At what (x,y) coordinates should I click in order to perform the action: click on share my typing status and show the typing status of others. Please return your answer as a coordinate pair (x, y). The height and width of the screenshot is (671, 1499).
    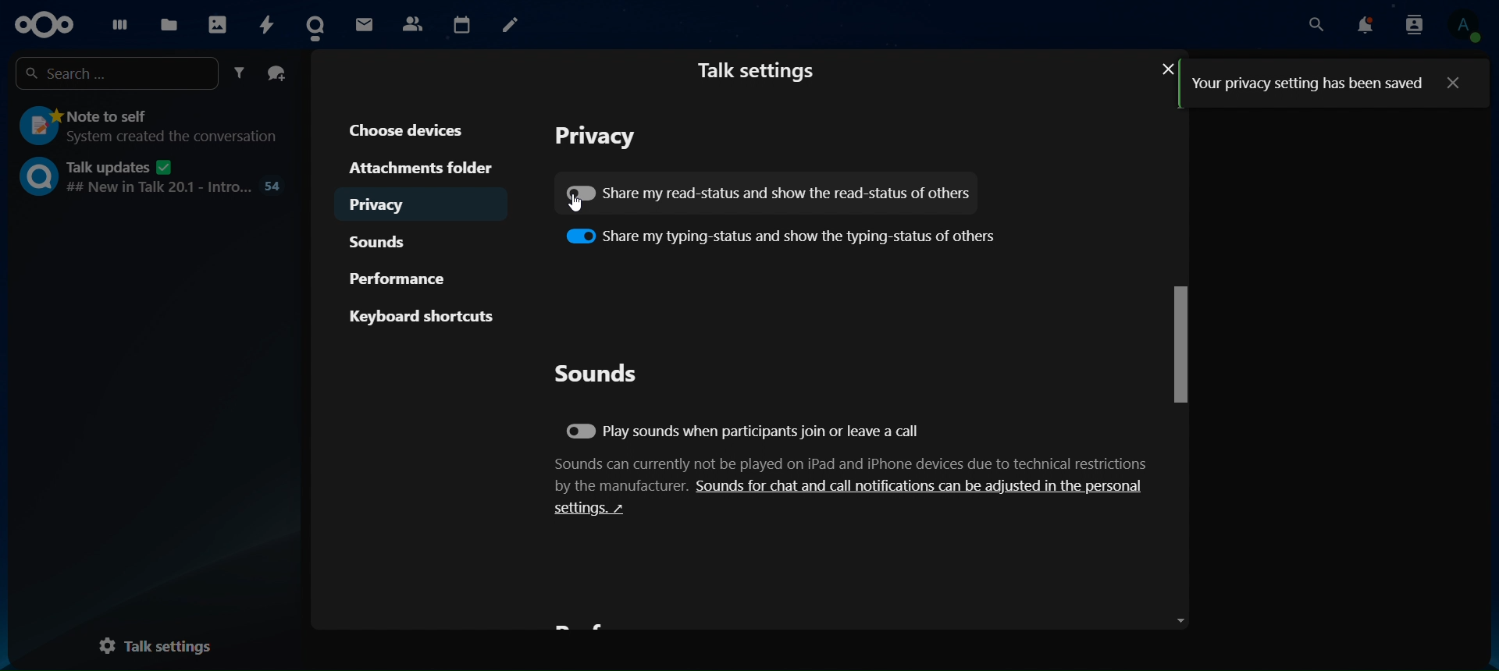
    Looking at the image, I should click on (782, 234).